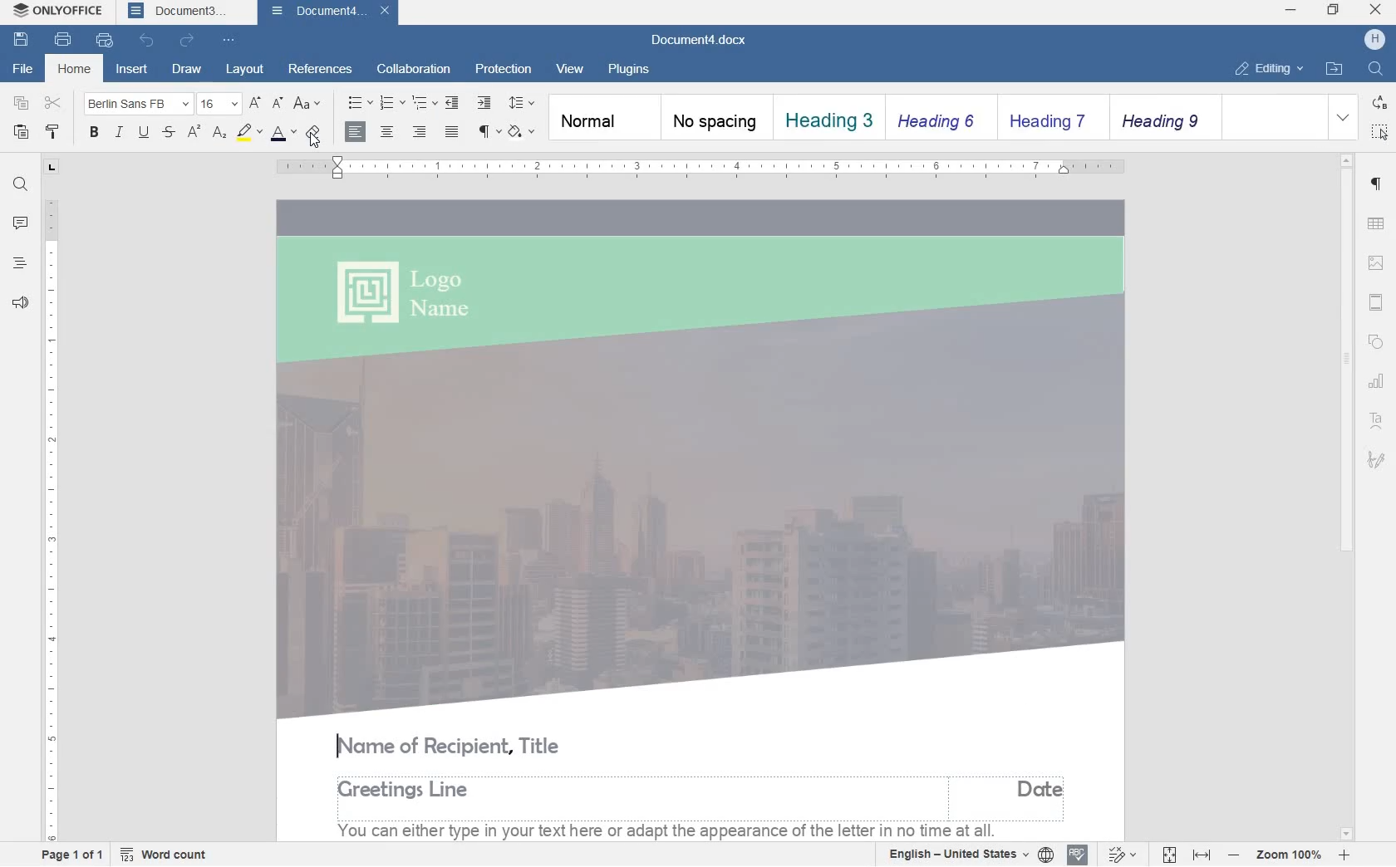 This screenshot has height=867, width=1396. Describe the element at coordinates (278, 103) in the screenshot. I see `decrement font size` at that location.